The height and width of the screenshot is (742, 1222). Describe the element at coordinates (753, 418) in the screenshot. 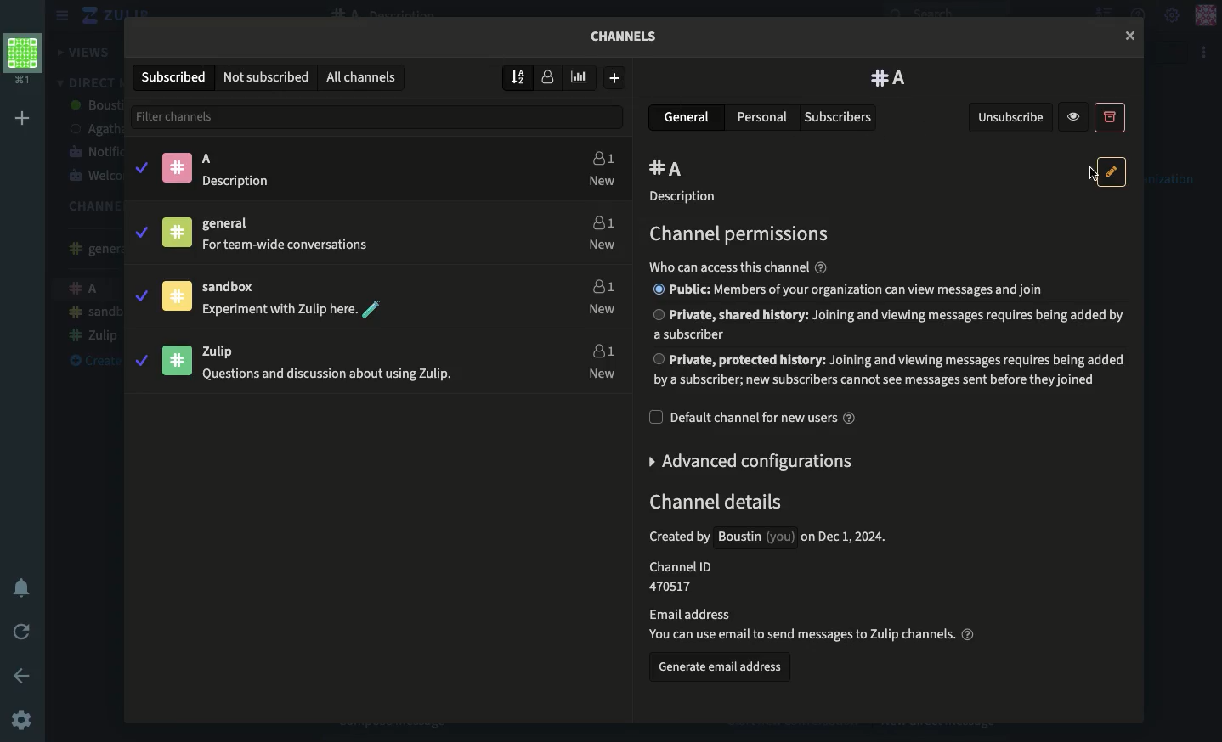

I see `Default channel for new users` at that location.